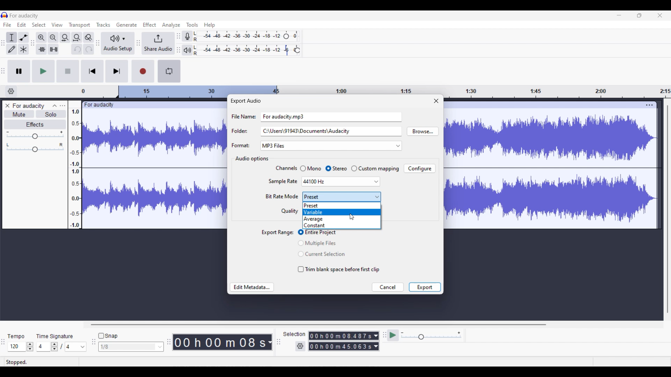 The width and height of the screenshot is (671, 377). What do you see at coordinates (55, 106) in the screenshot?
I see `Collapse` at bounding box center [55, 106].